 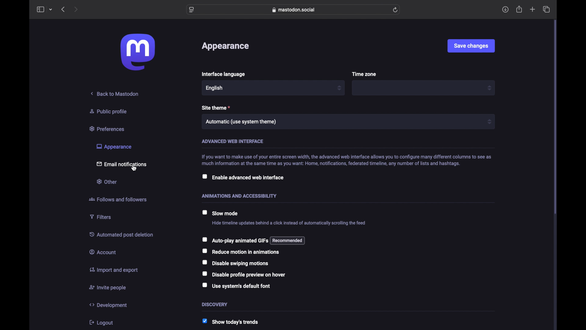 I want to click on preferences, so click(x=108, y=128).